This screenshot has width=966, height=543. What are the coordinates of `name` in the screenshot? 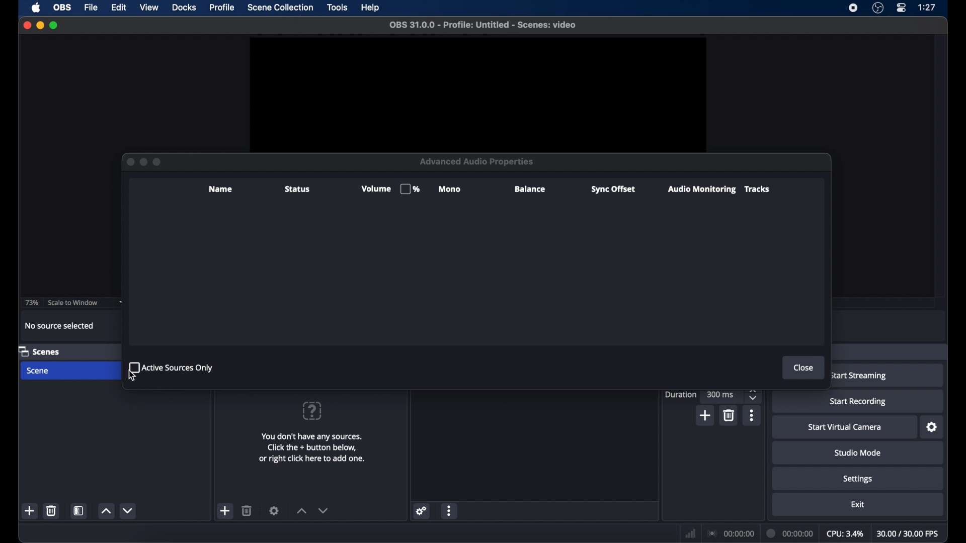 It's located at (221, 189).